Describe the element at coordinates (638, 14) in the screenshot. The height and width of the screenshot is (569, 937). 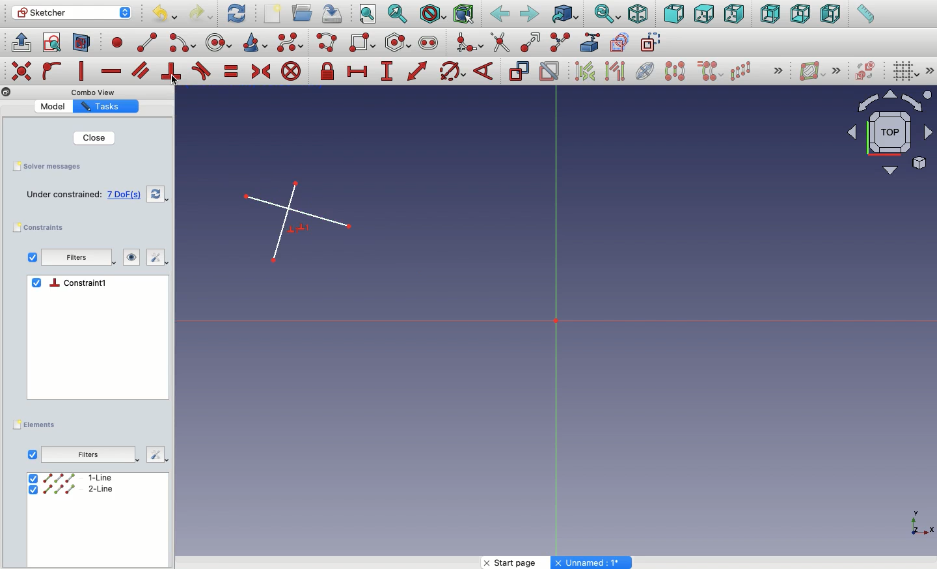
I see `Isometric` at that location.